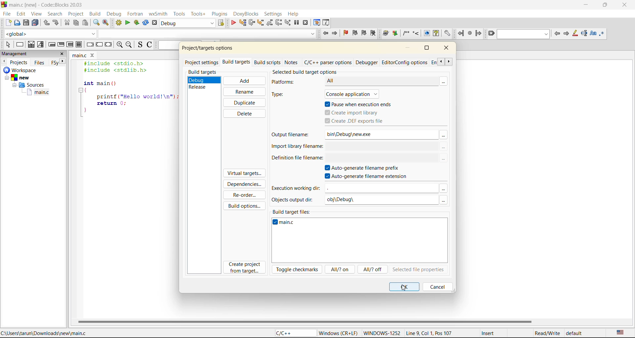  I want to click on projects, so click(20, 62).